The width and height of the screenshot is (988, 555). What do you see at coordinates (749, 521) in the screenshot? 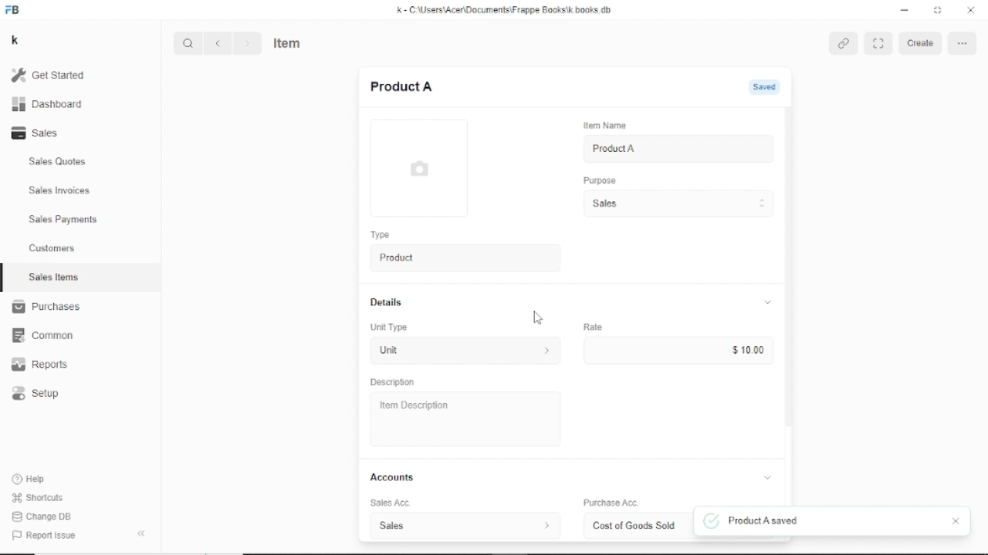
I see `Product A saved` at bounding box center [749, 521].